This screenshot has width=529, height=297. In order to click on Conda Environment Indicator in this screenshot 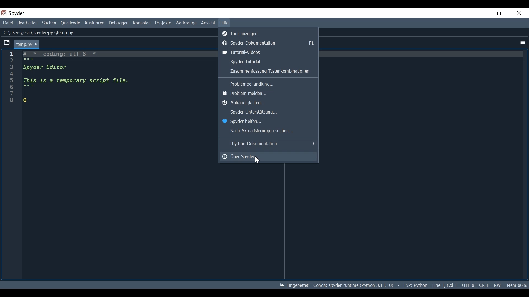, I will do `click(353, 285)`.